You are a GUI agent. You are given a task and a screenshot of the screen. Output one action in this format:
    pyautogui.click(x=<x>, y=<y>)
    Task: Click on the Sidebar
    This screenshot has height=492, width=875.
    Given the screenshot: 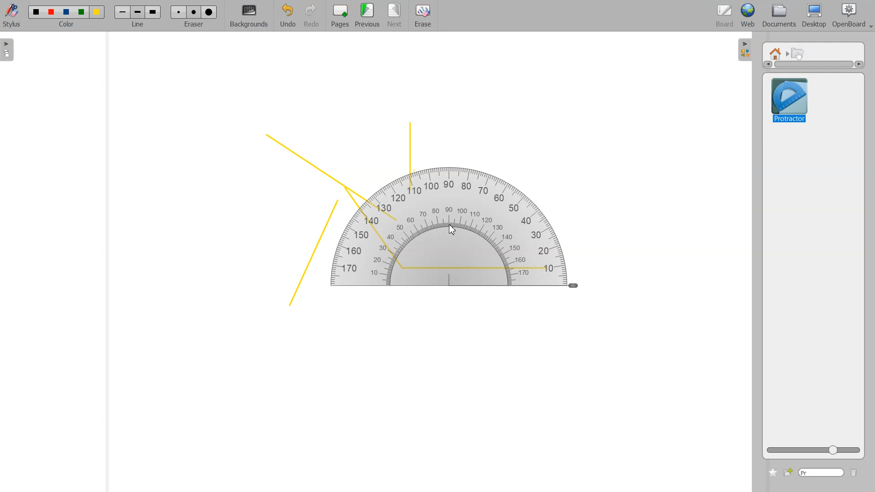 What is the action you would take?
    pyautogui.click(x=10, y=50)
    